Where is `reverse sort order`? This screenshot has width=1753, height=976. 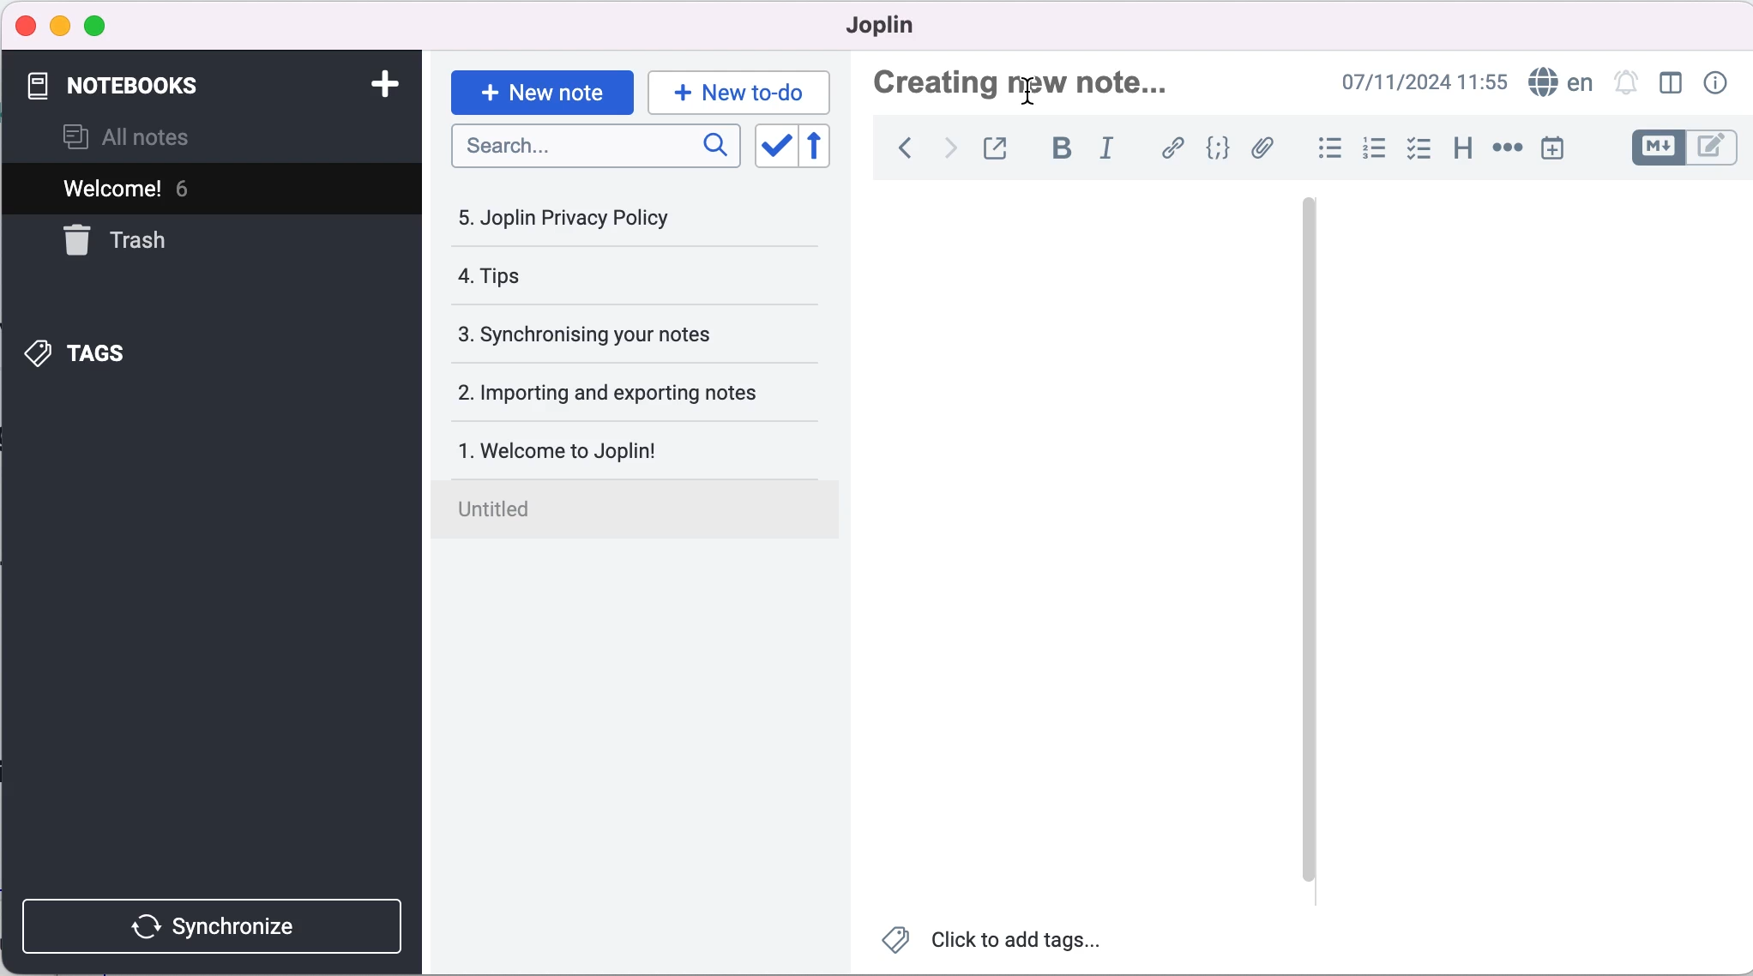 reverse sort order is located at coordinates (829, 147).